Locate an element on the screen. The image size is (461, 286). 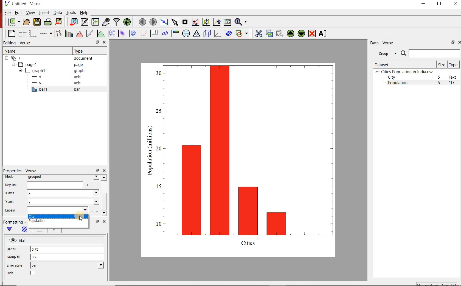
capture remote data is located at coordinates (105, 22).